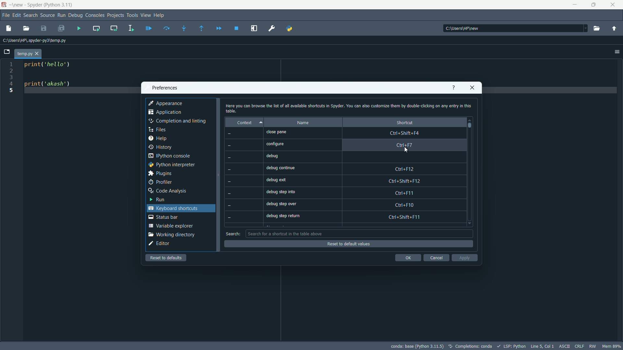 The height and width of the screenshot is (350, 623). Describe the element at coordinates (290, 28) in the screenshot. I see `python path manager` at that location.